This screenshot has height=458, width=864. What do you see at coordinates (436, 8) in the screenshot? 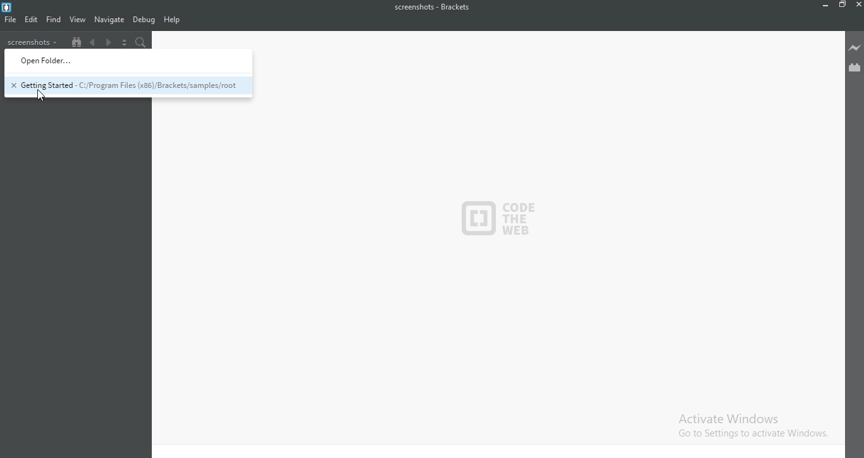
I see `screenshots - Brackets` at bounding box center [436, 8].